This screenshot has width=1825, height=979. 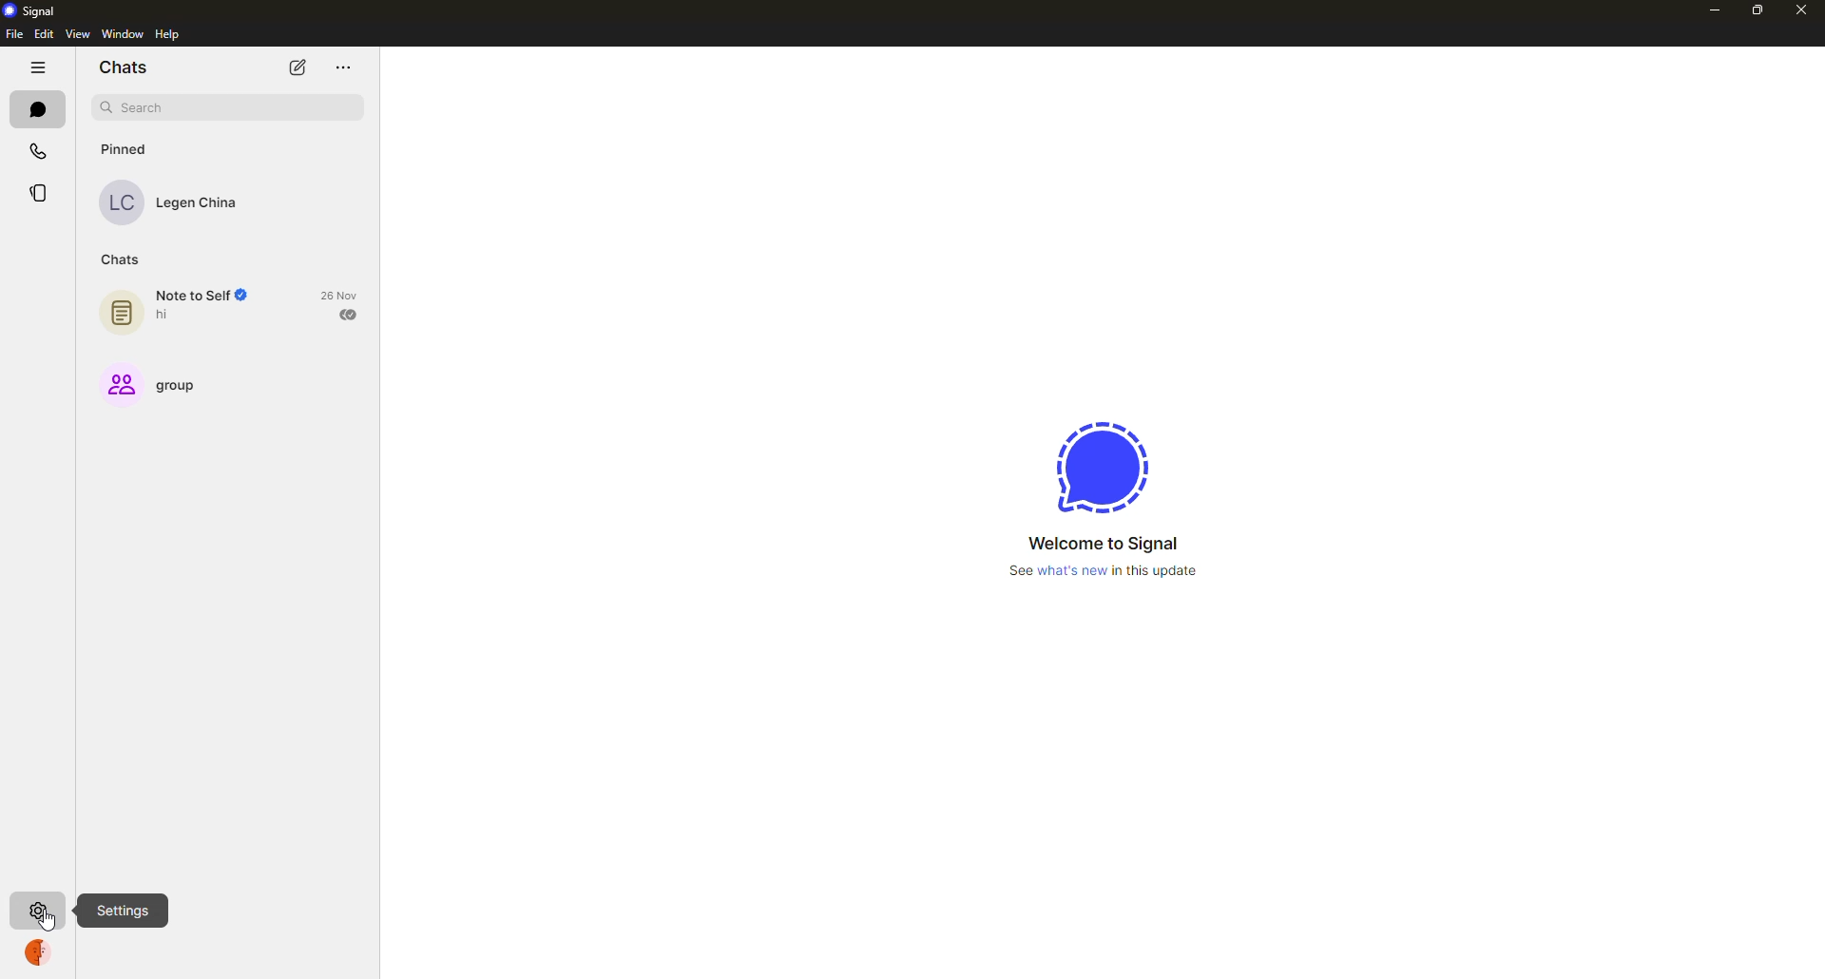 What do you see at coordinates (47, 34) in the screenshot?
I see `edit` at bounding box center [47, 34].